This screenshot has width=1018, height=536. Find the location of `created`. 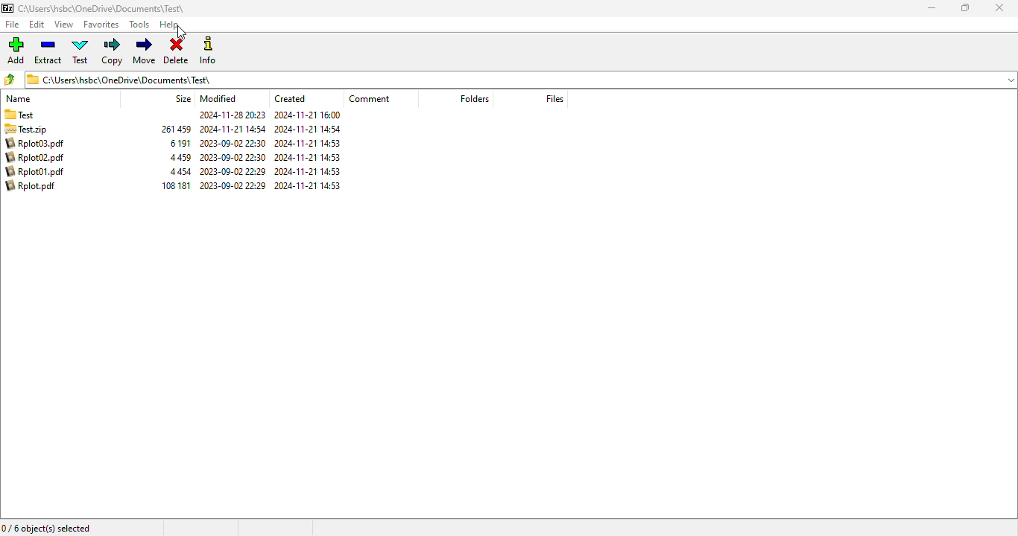

created is located at coordinates (289, 98).